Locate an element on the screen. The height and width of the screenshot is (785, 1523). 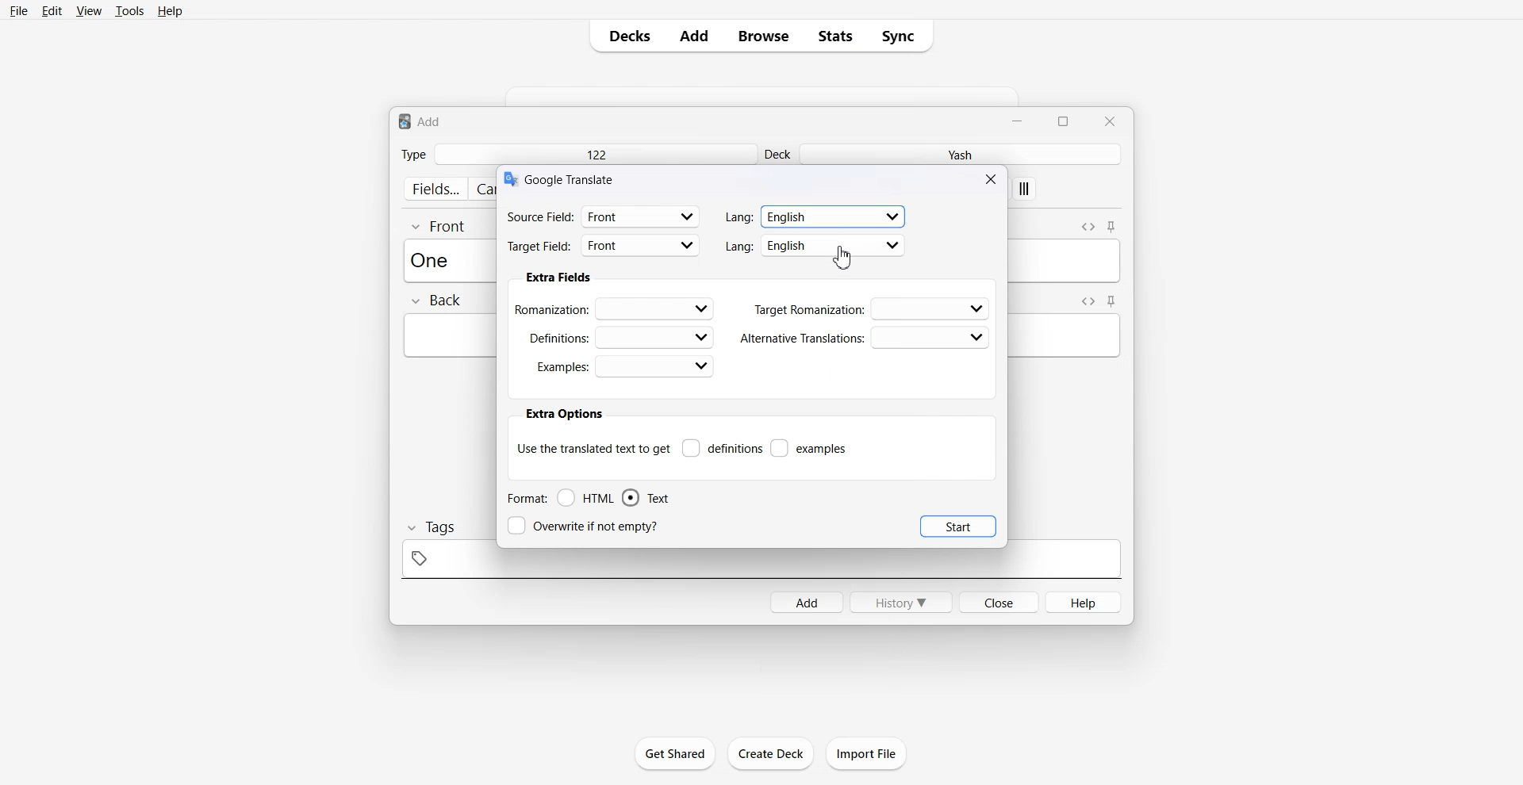
Import File is located at coordinates (867, 753).